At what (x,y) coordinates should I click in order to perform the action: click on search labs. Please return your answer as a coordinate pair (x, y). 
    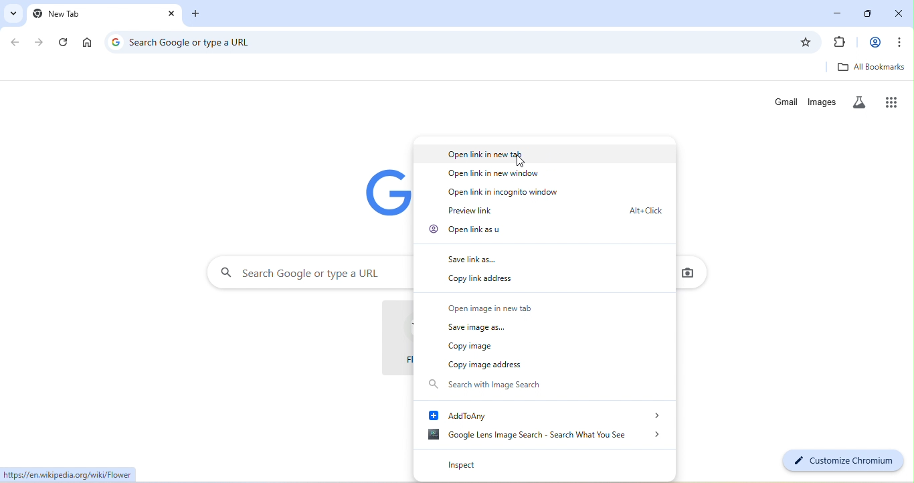
    Looking at the image, I should click on (862, 102).